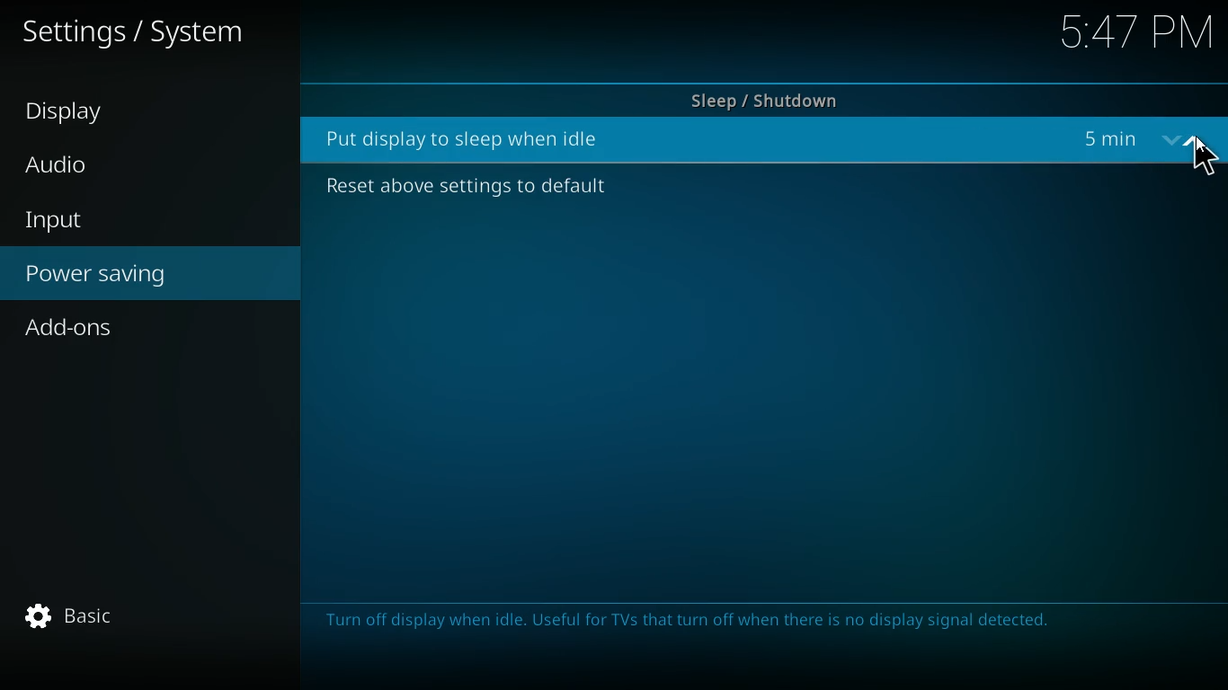  Describe the element at coordinates (1133, 35) in the screenshot. I see `time` at that location.